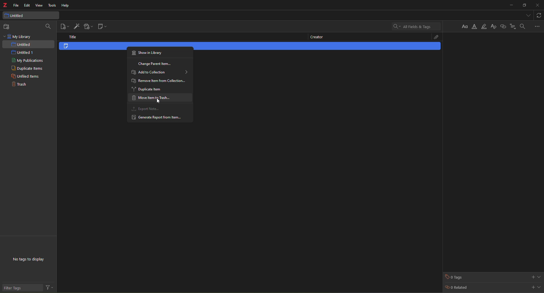 Image resolution: width=544 pixels, height=293 pixels. What do you see at coordinates (27, 5) in the screenshot?
I see `edit` at bounding box center [27, 5].